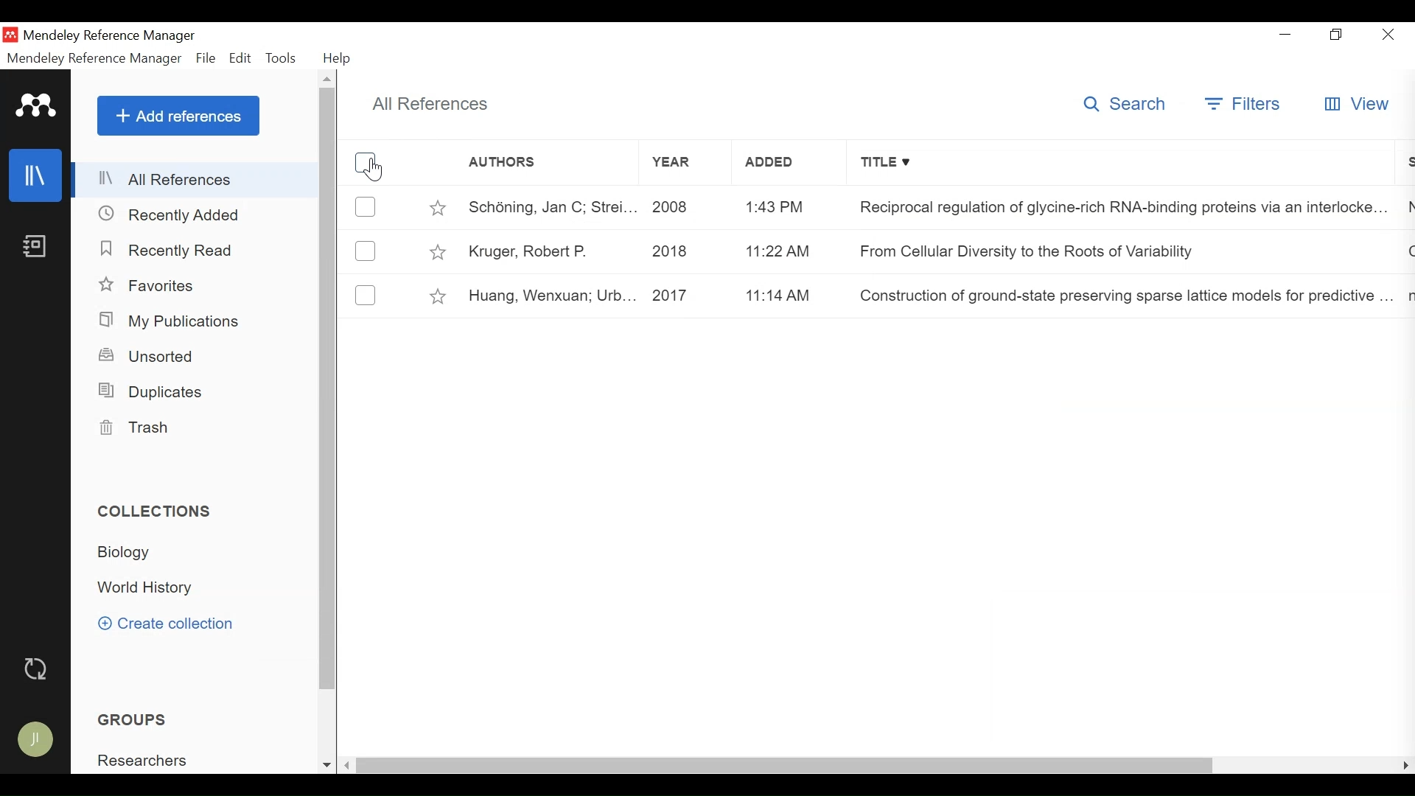 The image size is (1415, 796). Describe the element at coordinates (366, 207) in the screenshot. I see `(un)select` at that location.